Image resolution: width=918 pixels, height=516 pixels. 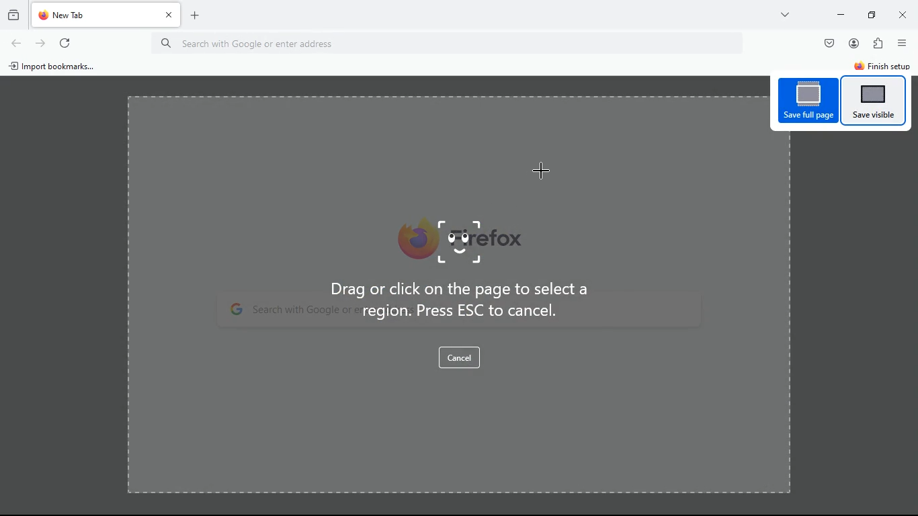 What do you see at coordinates (40, 43) in the screenshot?
I see `refresh` at bounding box center [40, 43].